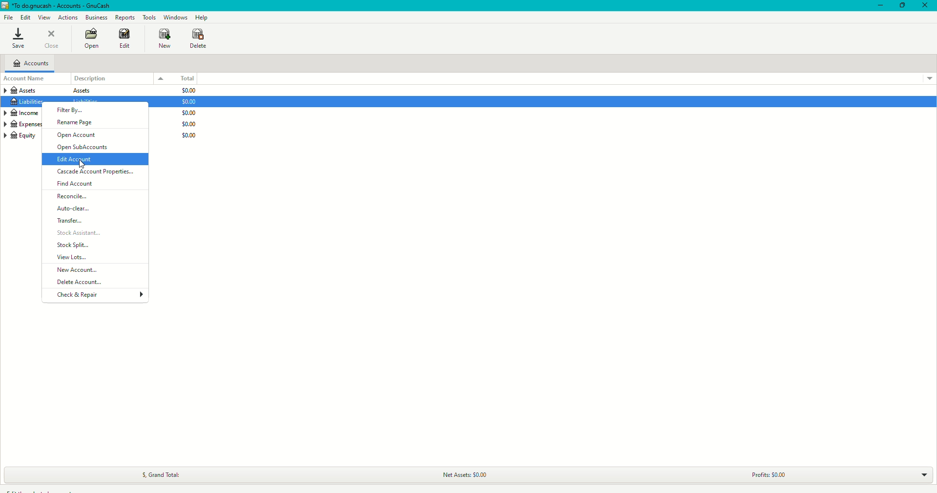 This screenshot has width=937, height=493. I want to click on Equity, so click(21, 135).